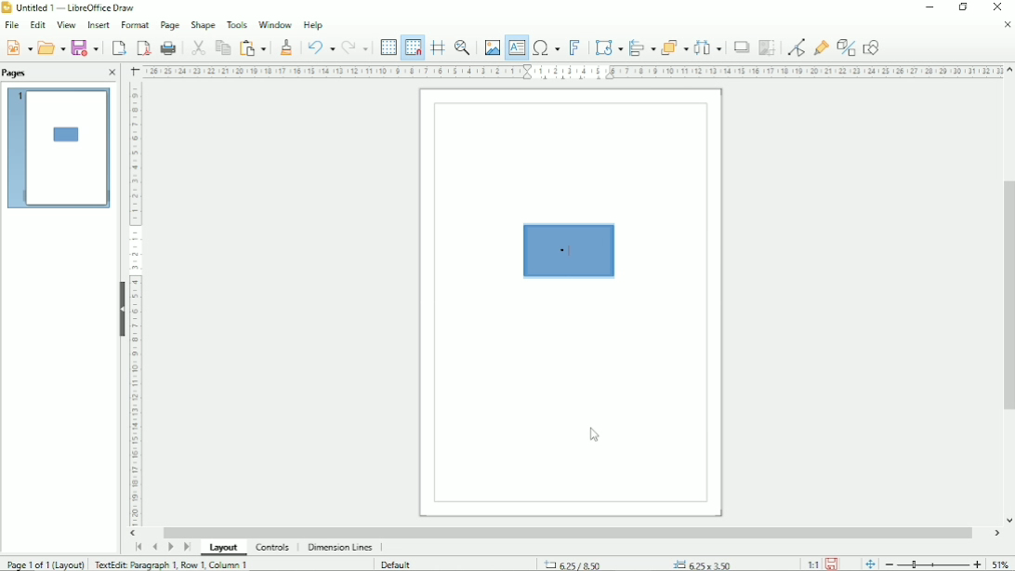  Describe the element at coordinates (546, 48) in the screenshot. I see `Insert special characters` at that location.